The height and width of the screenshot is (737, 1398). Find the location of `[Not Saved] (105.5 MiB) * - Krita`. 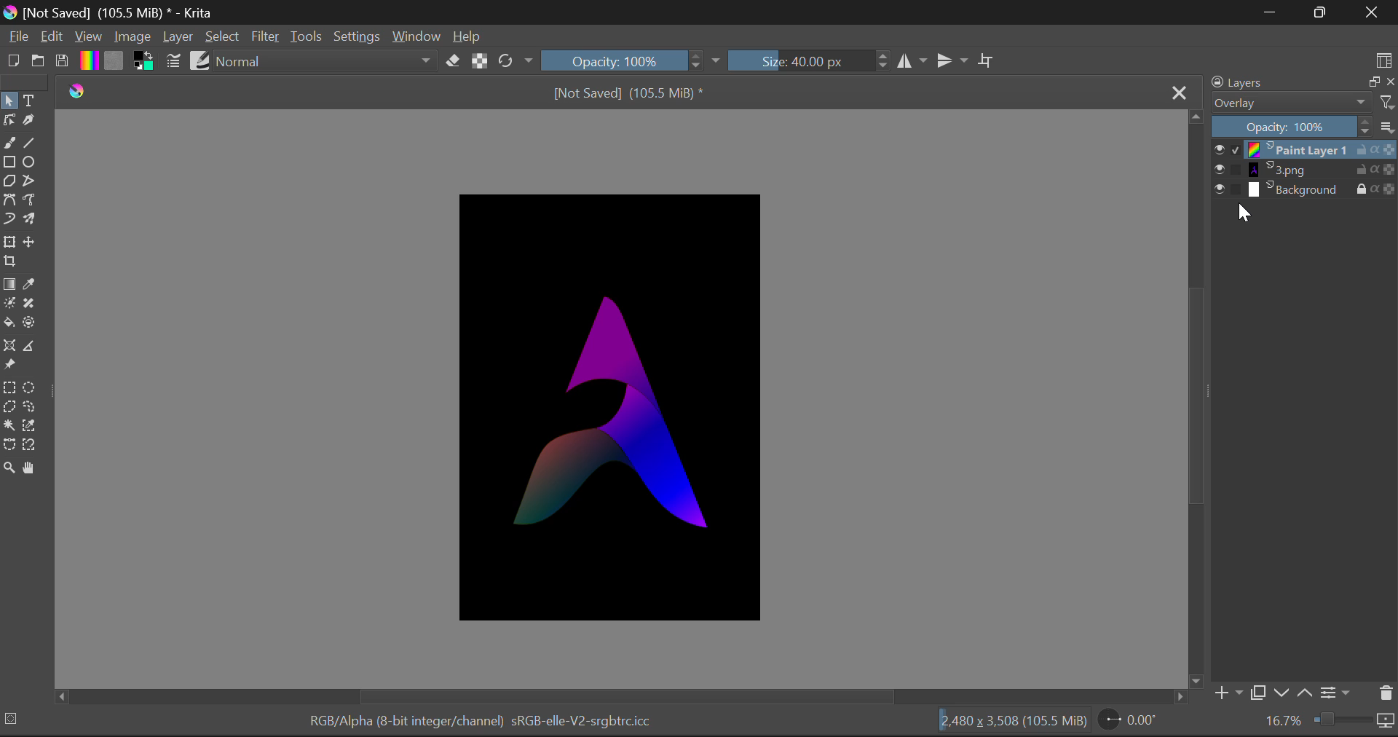

[Not Saved] (105.5 MiB) * - Krita is located at coordinates (121, 13).